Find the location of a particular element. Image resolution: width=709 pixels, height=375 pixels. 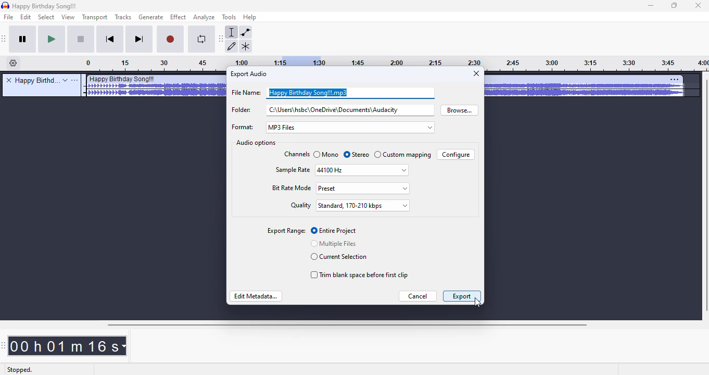

draw tool is located at coordinates (234, 47).